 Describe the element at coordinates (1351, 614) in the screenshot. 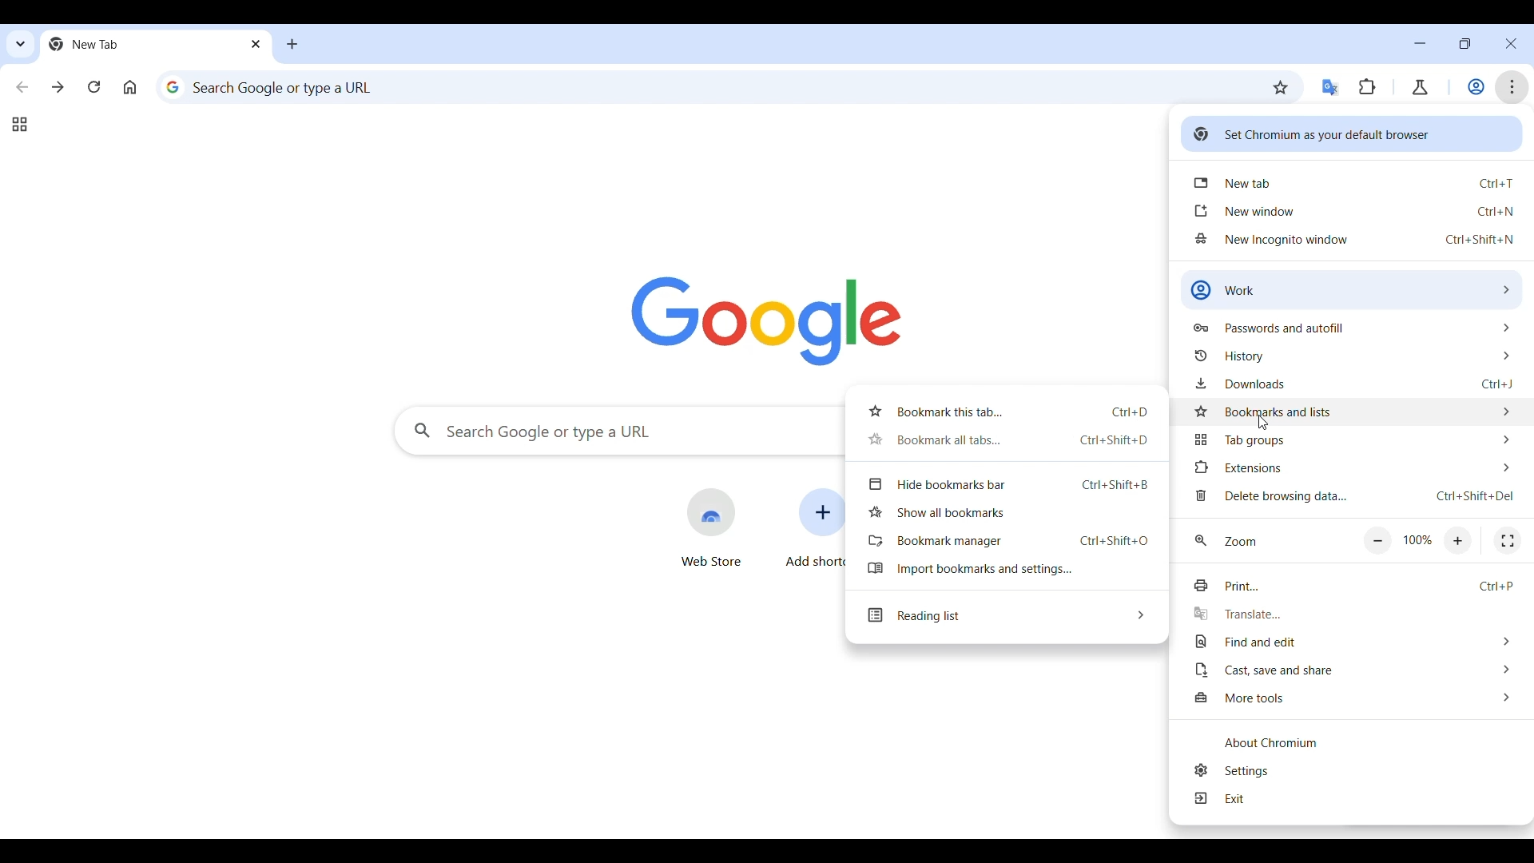

I see `Translate` at that location.